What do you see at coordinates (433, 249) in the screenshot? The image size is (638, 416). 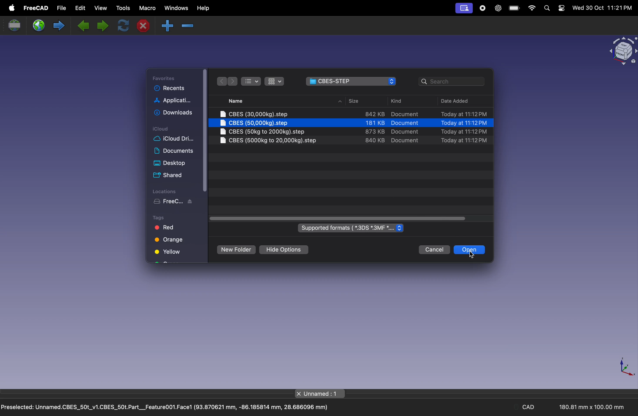 I see `cancel` at bounding box center [433, 249].